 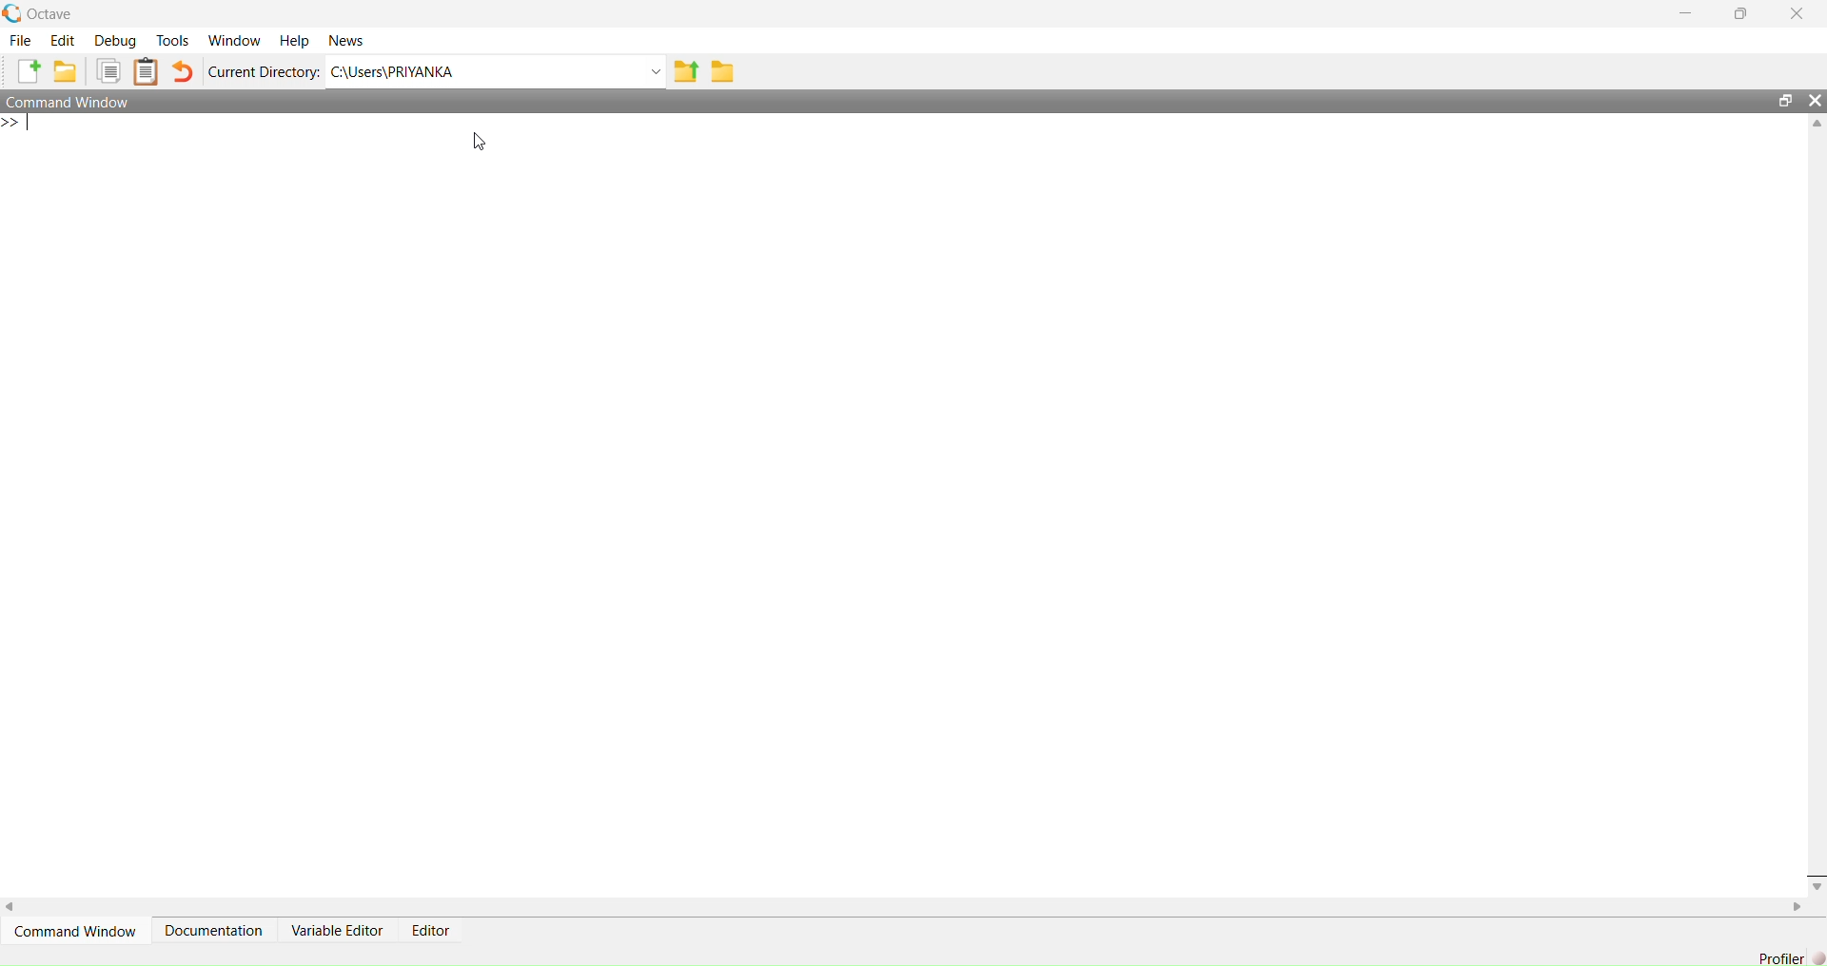 What do you see at coordinates (686, 70) in the screenshot?
I see ` one directory up` at bounding box center [686, 70].